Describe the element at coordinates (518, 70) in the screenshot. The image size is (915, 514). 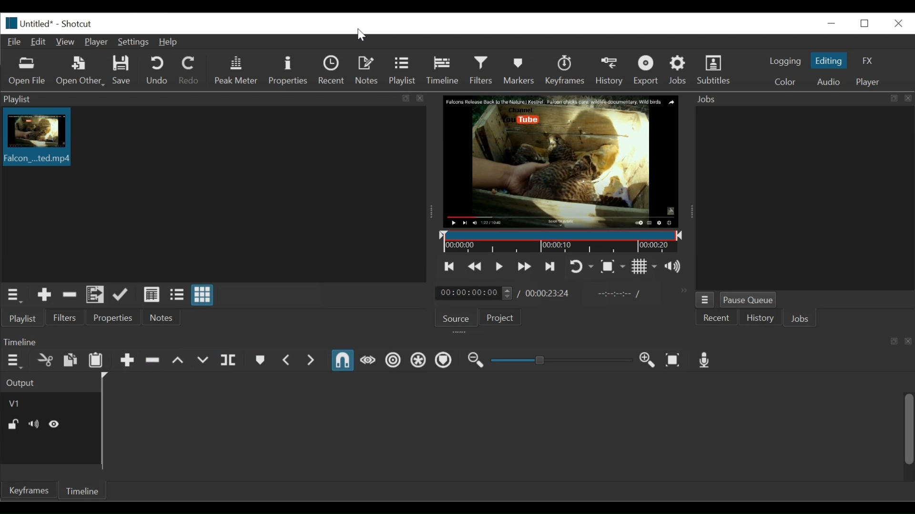
I see `Markers` at that location.